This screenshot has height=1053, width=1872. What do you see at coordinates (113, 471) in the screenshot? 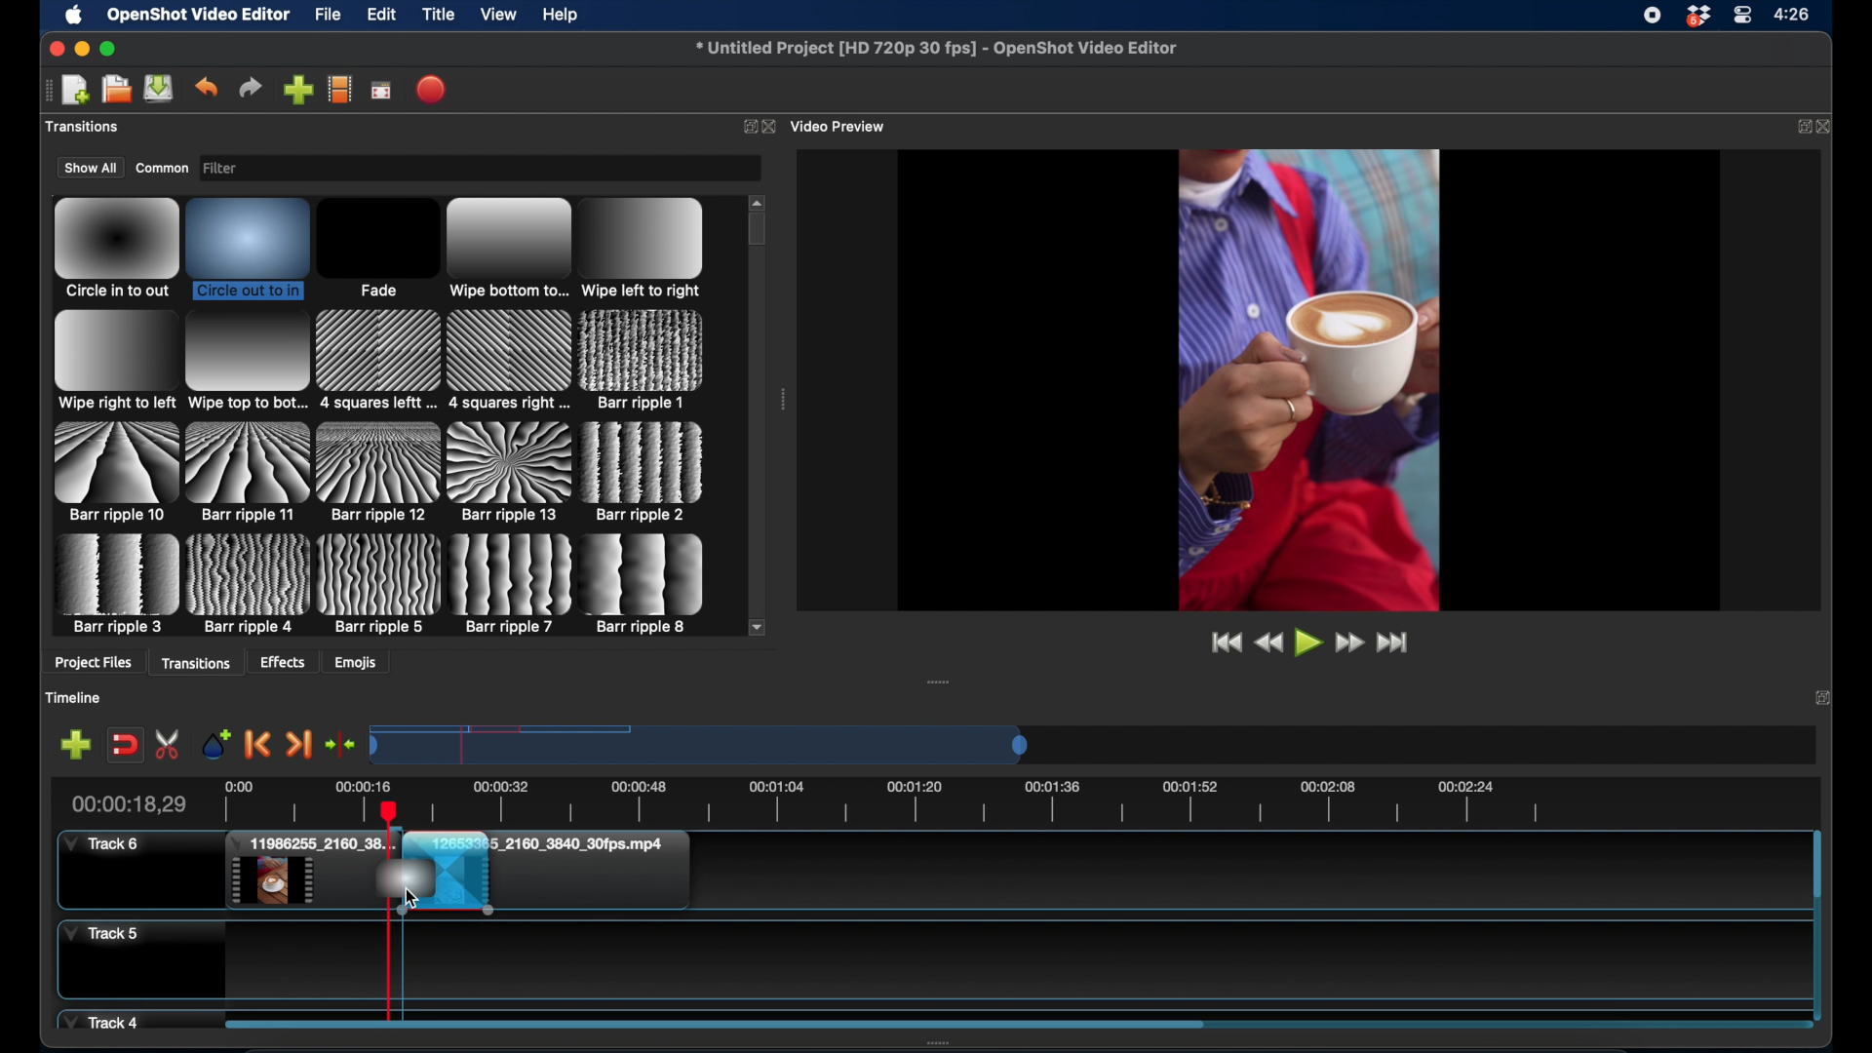
I see `transition` at bounding box center [113, 471].